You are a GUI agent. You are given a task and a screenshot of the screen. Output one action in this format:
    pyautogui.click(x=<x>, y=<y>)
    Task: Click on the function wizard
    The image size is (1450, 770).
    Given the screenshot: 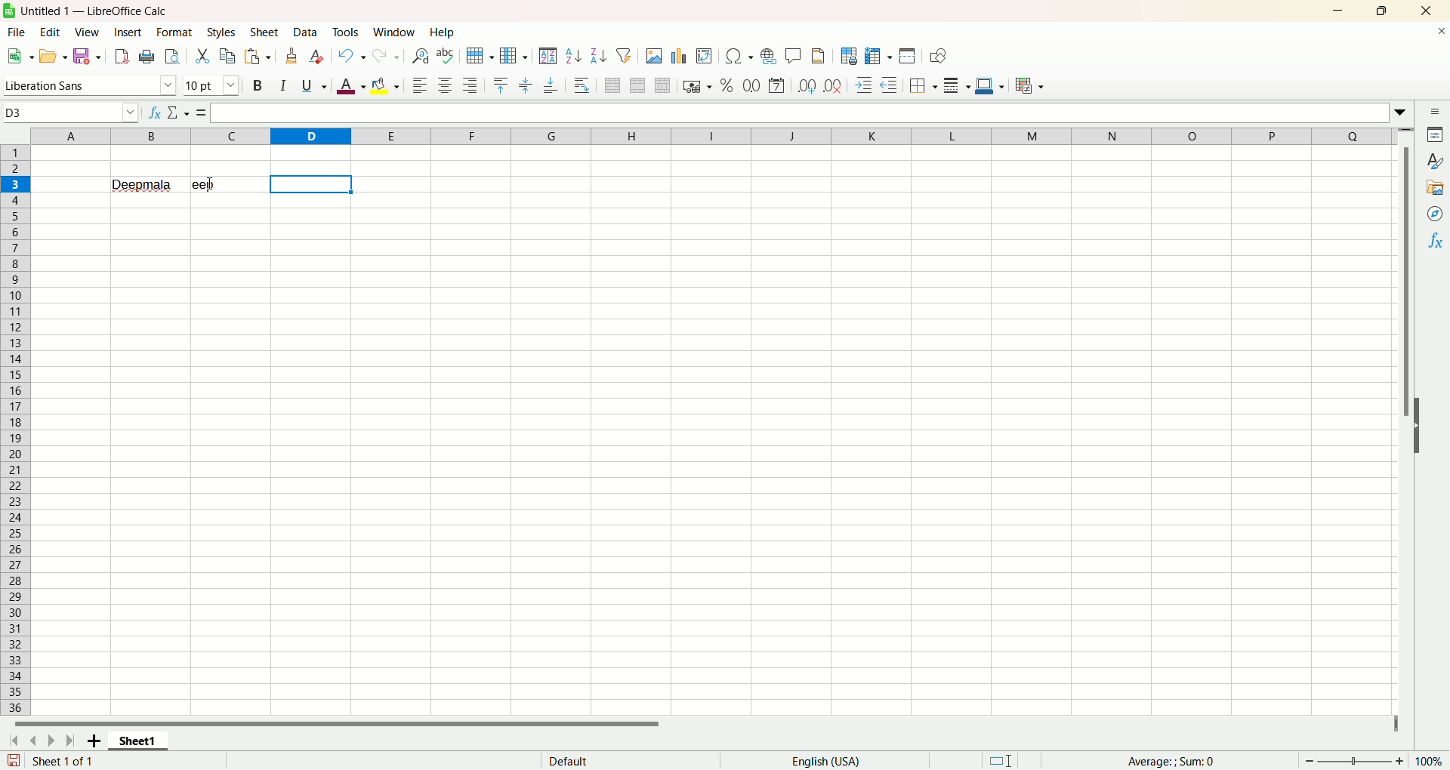 What is the action you would take?
    pyautogui.click(x=155, y=112)
    